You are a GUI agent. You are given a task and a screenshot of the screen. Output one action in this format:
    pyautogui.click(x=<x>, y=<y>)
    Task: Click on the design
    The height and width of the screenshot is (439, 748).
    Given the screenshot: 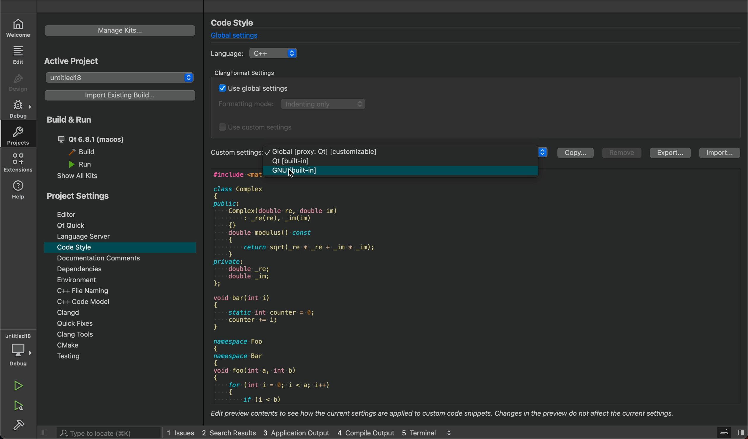 What is the action you would take?
    pyautogui.click(x=18, y=84)
    